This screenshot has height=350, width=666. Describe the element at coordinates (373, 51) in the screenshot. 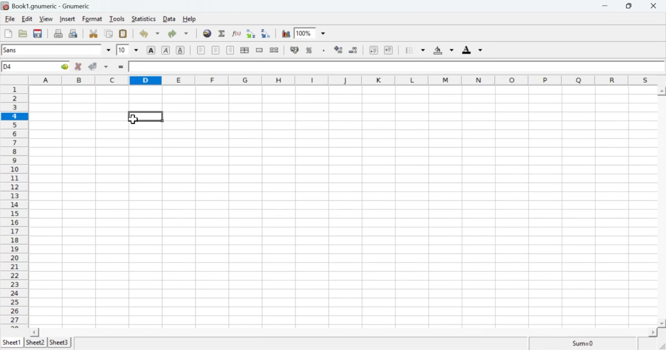

I see `Decrease Indent` at that location.